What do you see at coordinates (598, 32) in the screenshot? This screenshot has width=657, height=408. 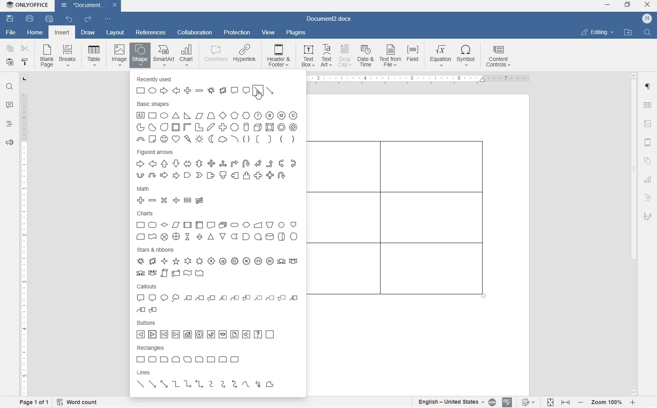 I see `EDITING` at bounding box center [598, 32].